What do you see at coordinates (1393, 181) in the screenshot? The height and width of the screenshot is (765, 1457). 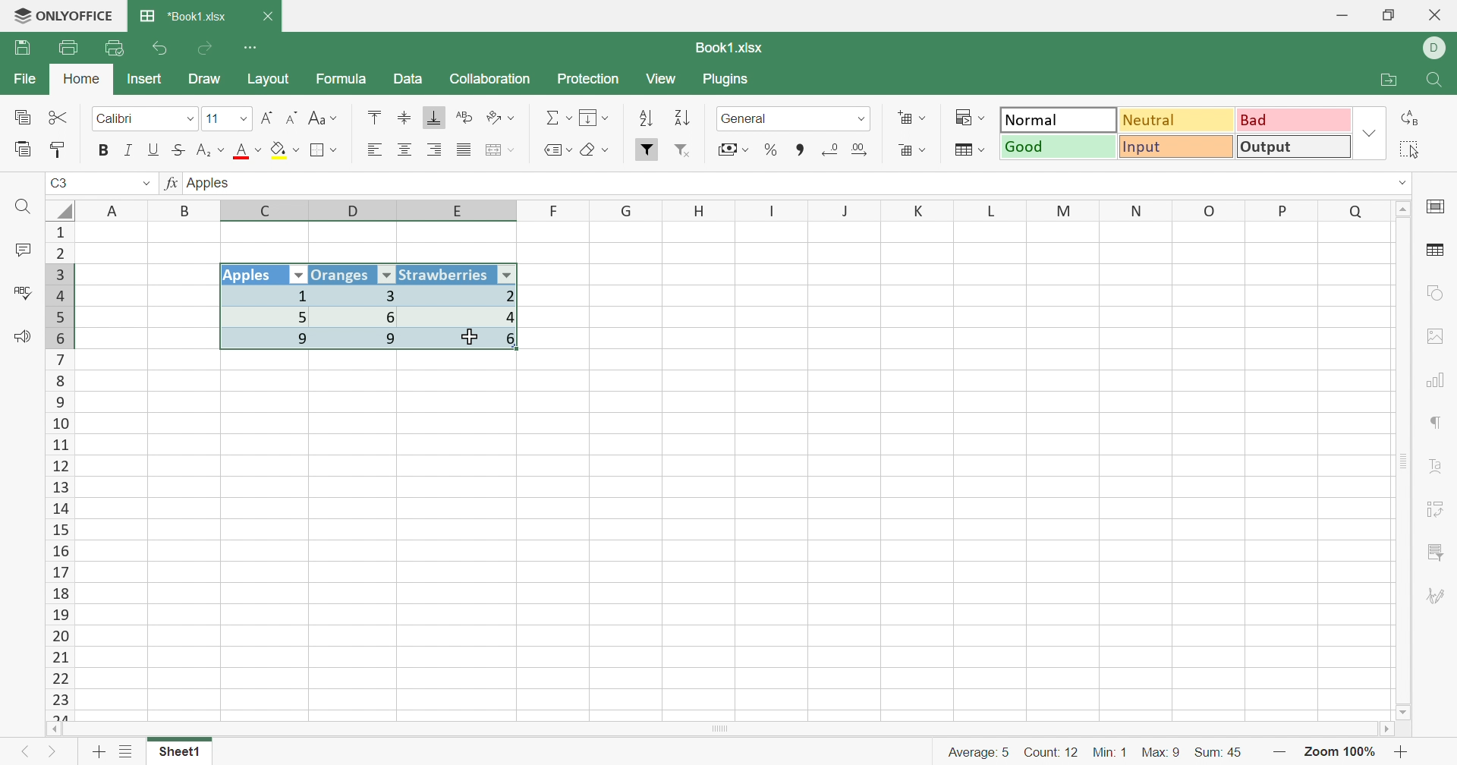 I see `drop down ` at bounding box center [1393, 181].